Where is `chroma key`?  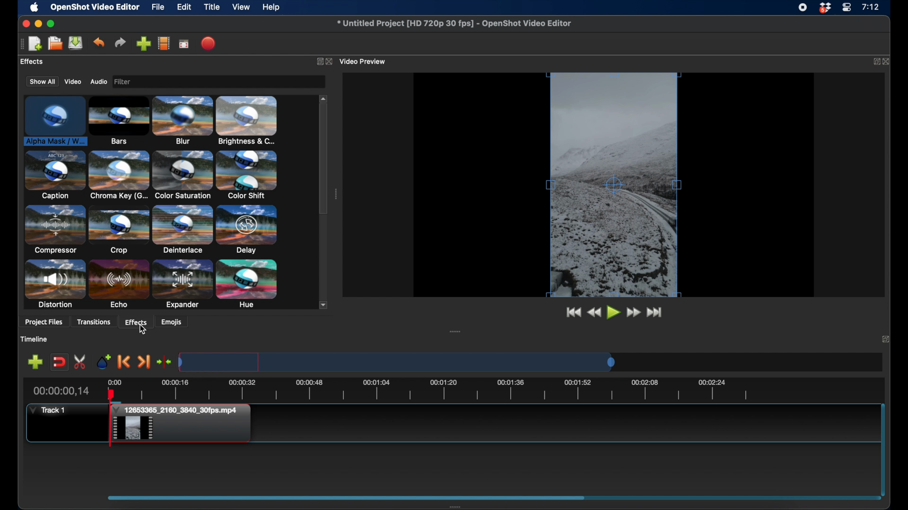 chroma key is located at coordinates (119, 175).